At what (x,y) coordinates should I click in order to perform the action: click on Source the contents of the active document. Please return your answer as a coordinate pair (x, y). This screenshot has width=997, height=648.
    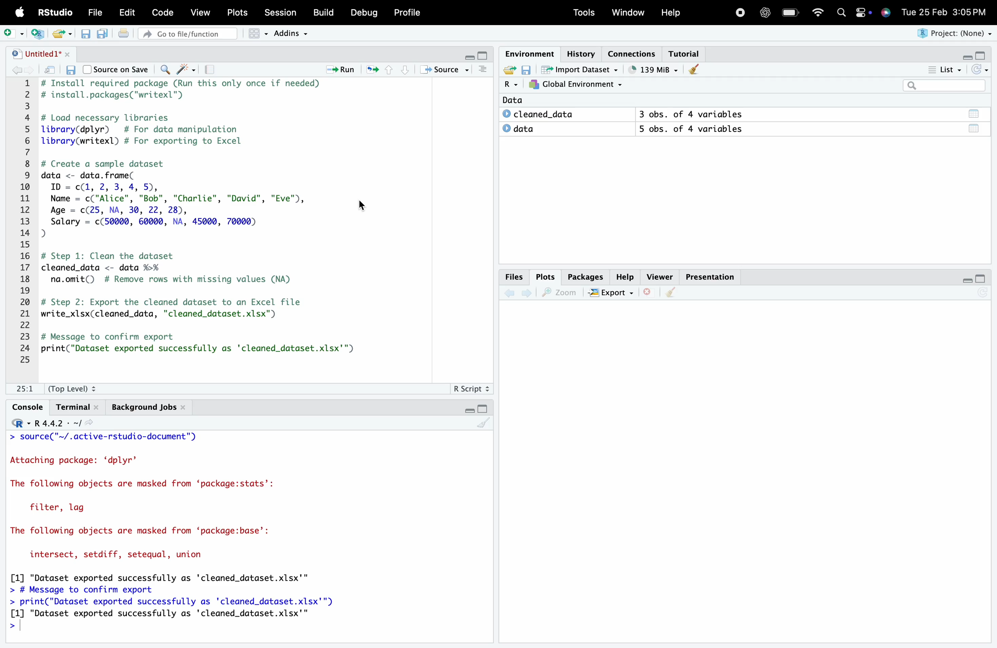
    Looking at the image, I should click on (442, 70).